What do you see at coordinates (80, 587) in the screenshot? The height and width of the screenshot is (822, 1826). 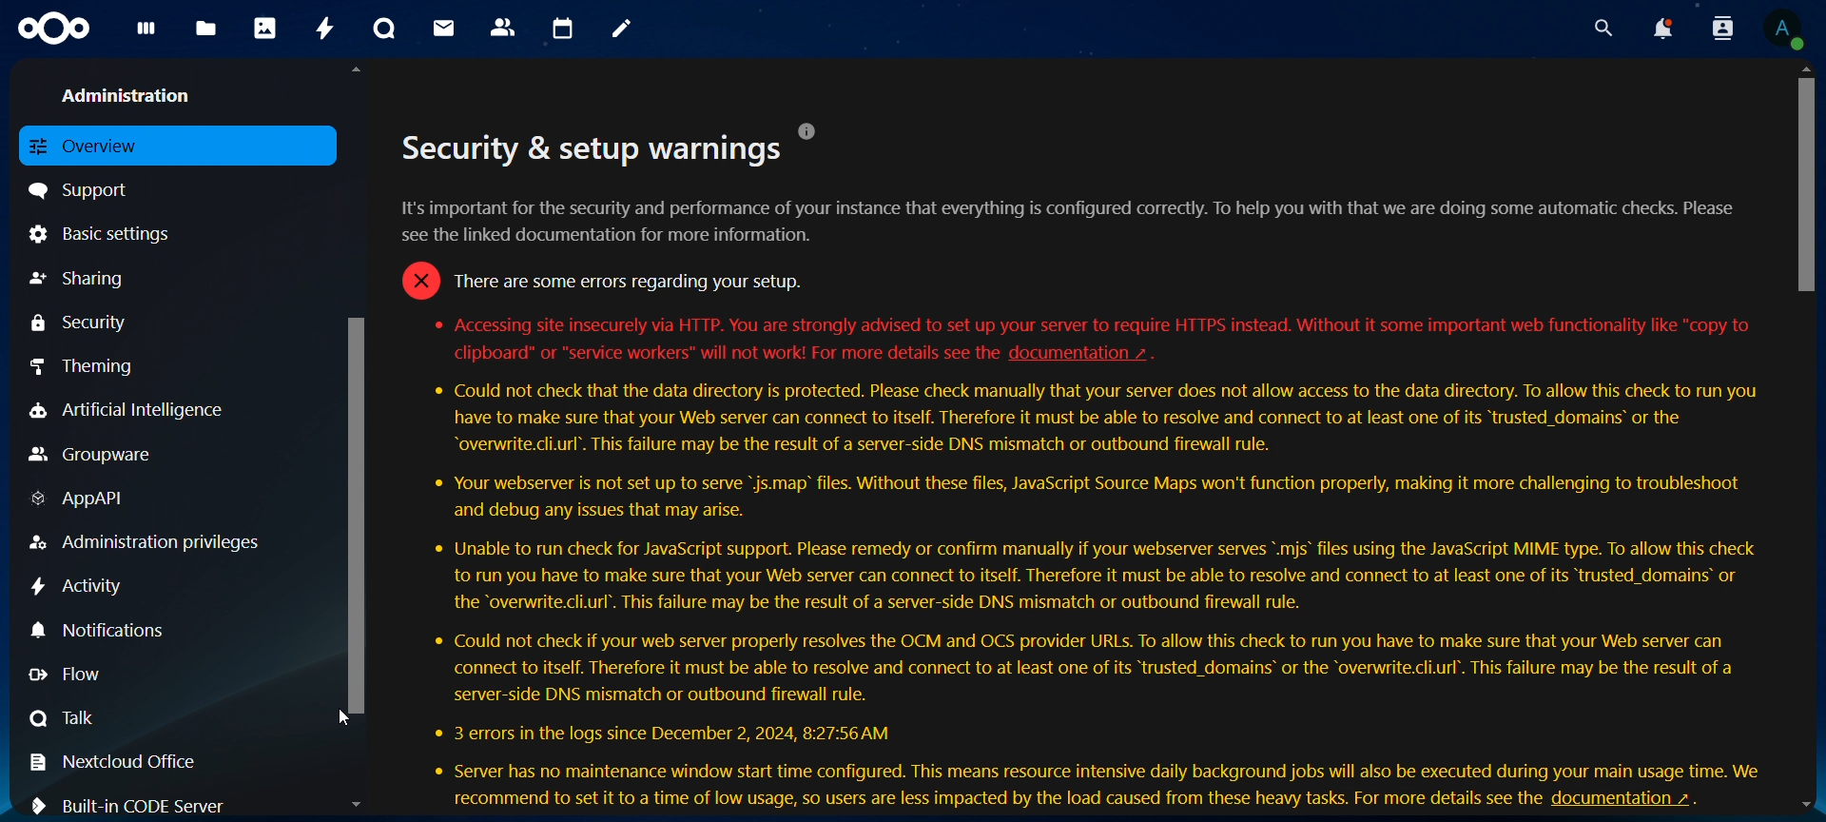 I see `activity` at bounding box center [80, 587].